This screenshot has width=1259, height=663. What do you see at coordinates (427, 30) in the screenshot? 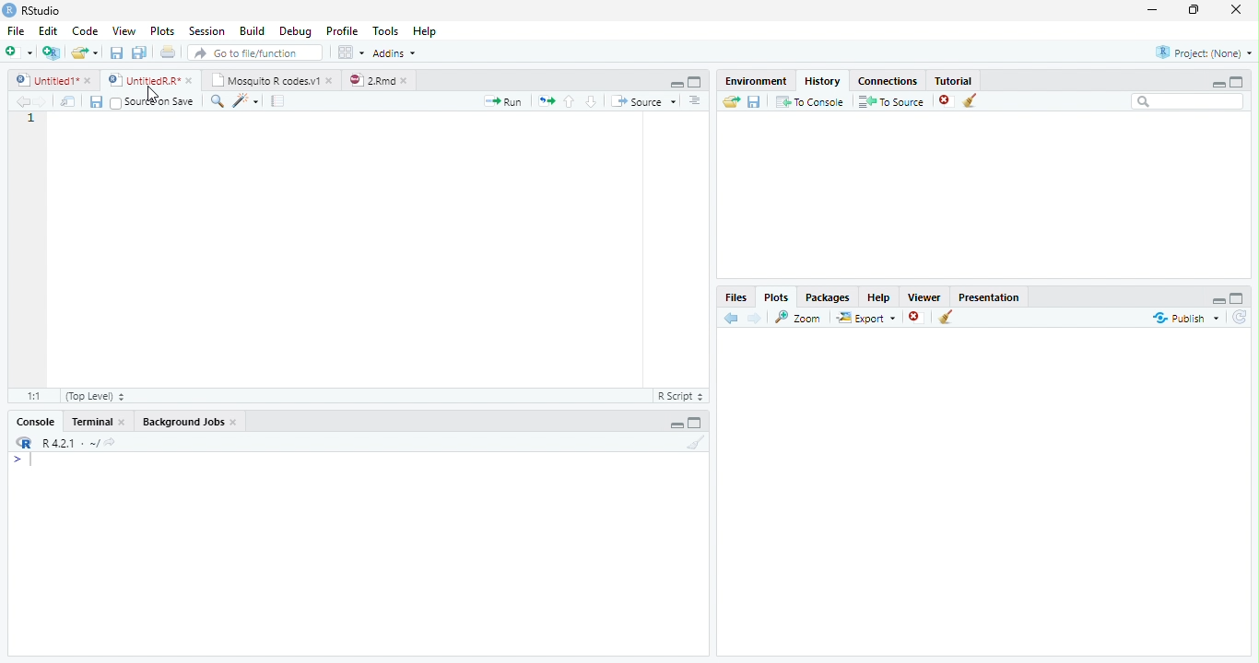
I see `Help` at bounding box center [427, 30].